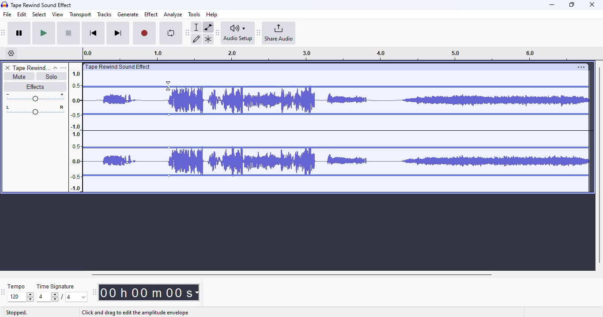  Describe the element at coordinates (169, 147) in the screenshot. I see `Control point` at that location.